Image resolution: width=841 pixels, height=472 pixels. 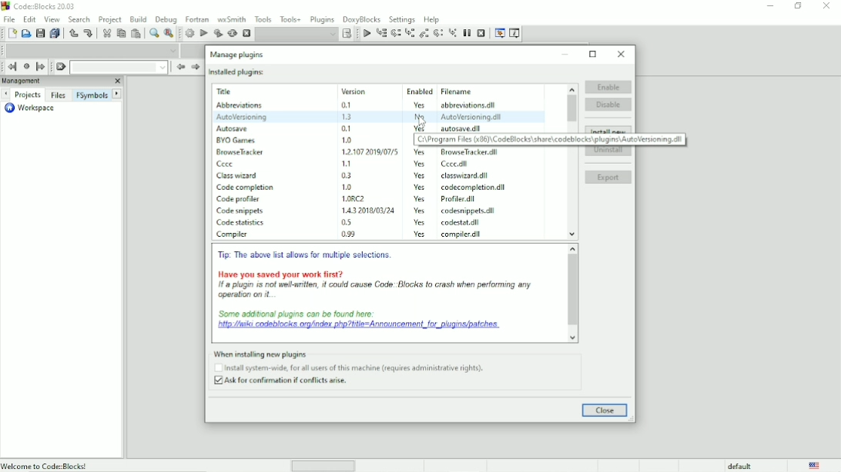 What do you see at coordinates (59, 95) in the screenshot?
I see `Files` at bounding box center [59, 95].